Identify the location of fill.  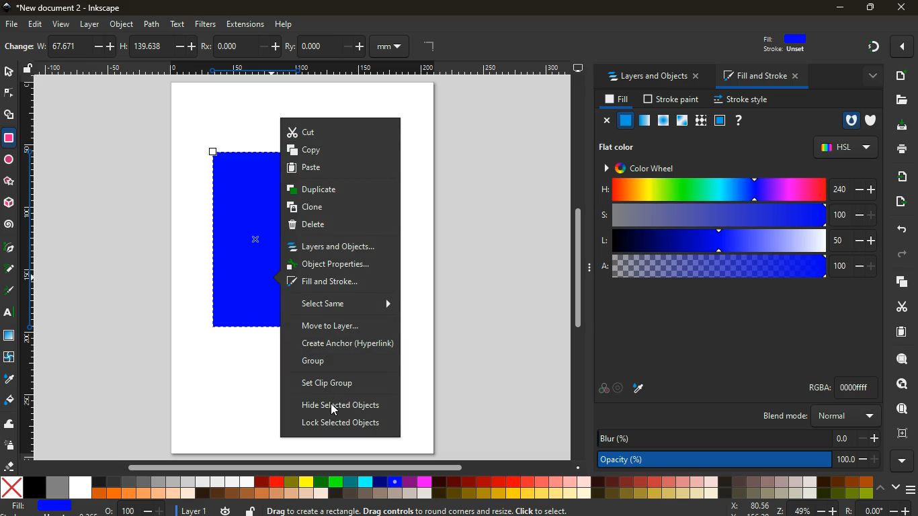
(786, 43).